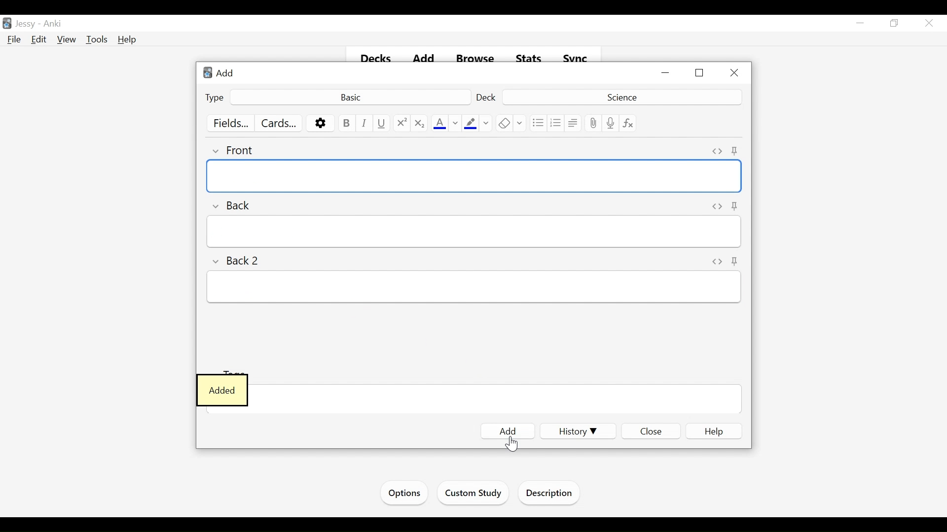 Image resolution: width=947 pixels, height=532 pixels. What do you see at coordinates (486, 123) in the screenshot?
I see `Change Color` at bounding box center [486, 123].